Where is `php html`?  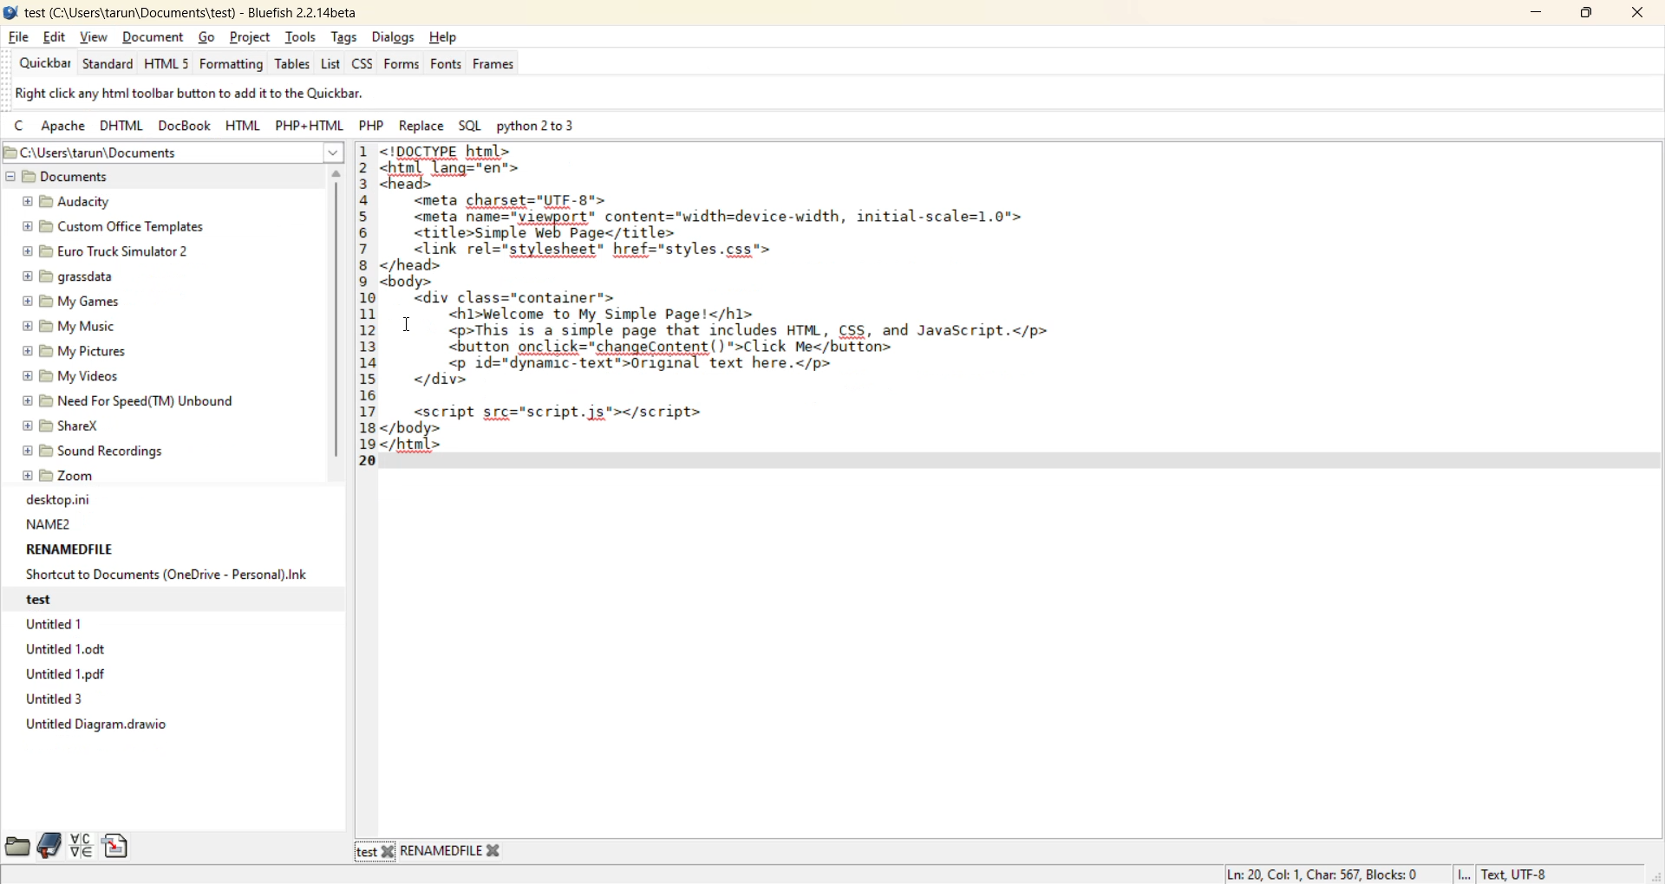 php html is located at coordinates (310, 127).